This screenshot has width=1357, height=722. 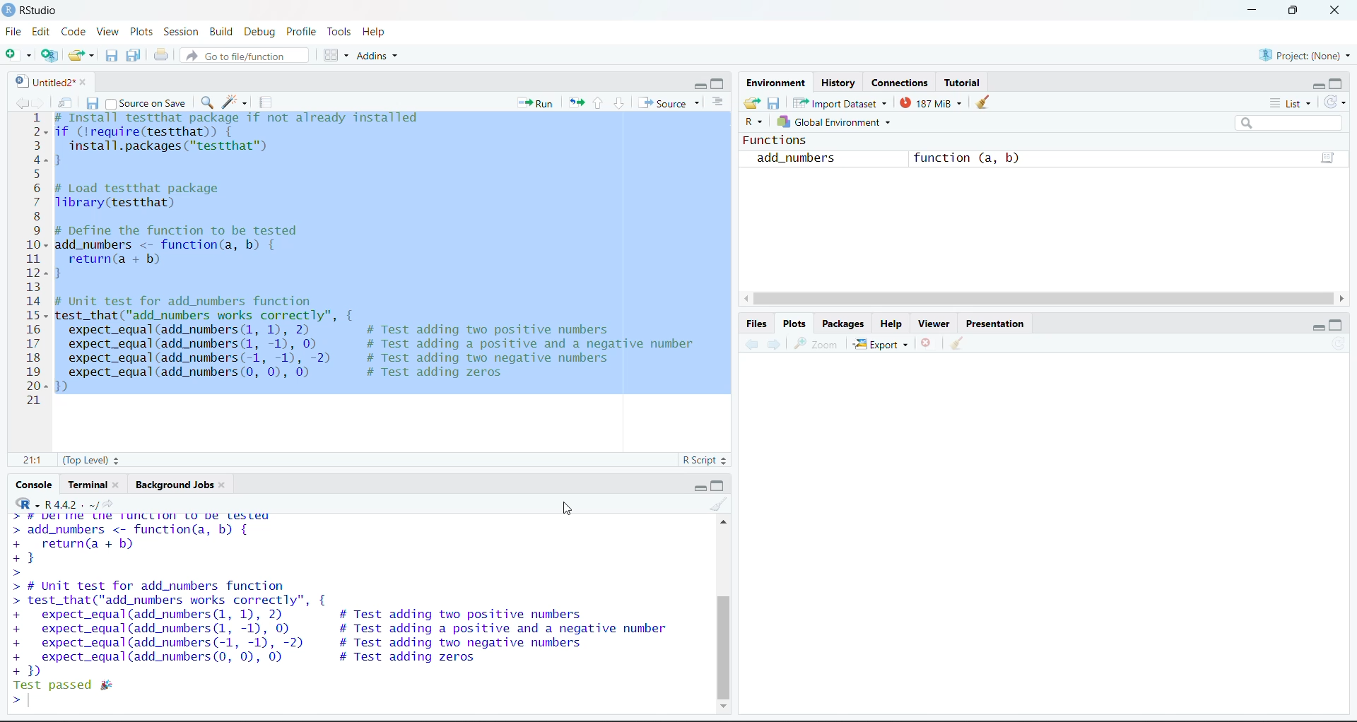 I want to click on Code, so click(x=73, y=31).